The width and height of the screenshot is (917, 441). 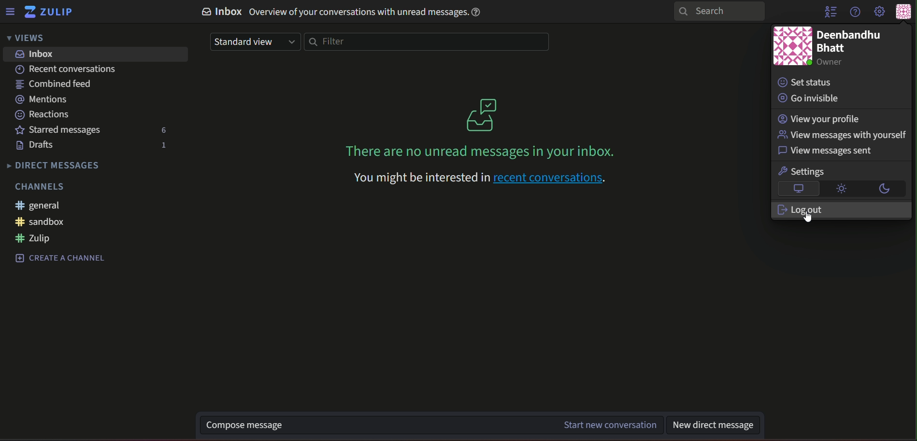 What do you see at coordinates (9, 12) in the screenshot?
I see `menu` at bounding box center [9, 12].